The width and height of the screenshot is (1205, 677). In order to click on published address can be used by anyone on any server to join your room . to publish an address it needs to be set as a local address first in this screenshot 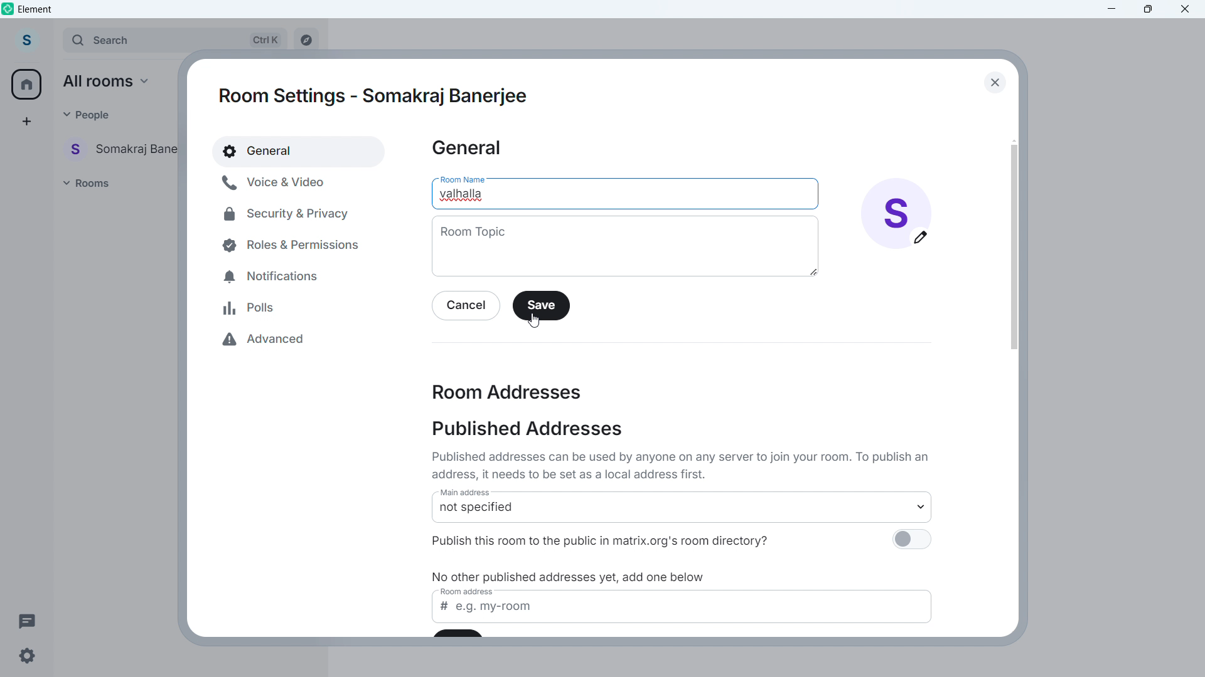, I will do `click(683, 465)`.